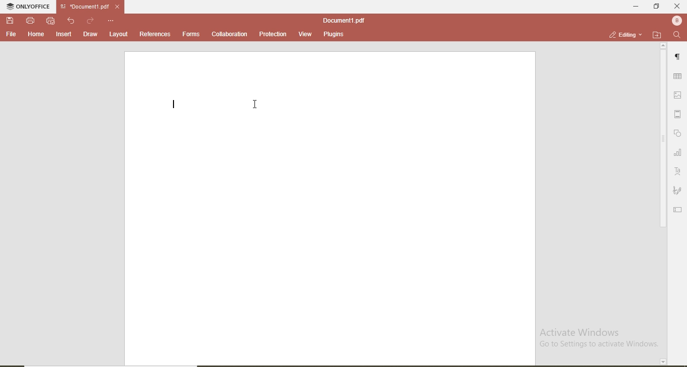 This screenshot has width=687, height=367. What do you see at coordinates (70, 20) in the screenshot?
I see `undo` at bounding box center [70, 20].